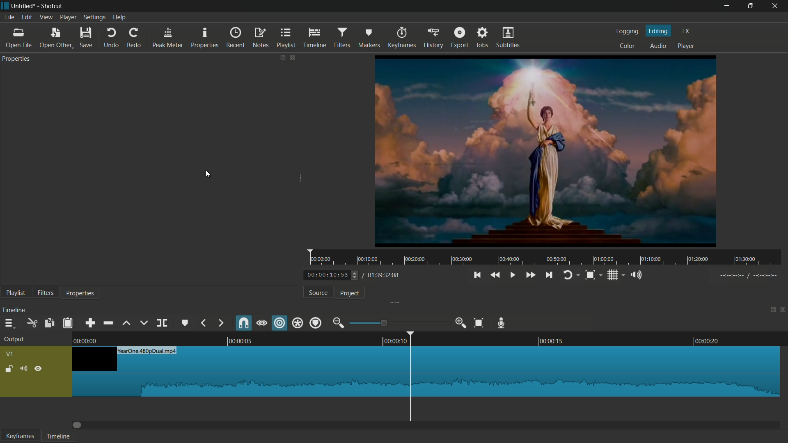  Describe the element at coordinates (14, 311) in the screenshot. I see `timeline` at that location.